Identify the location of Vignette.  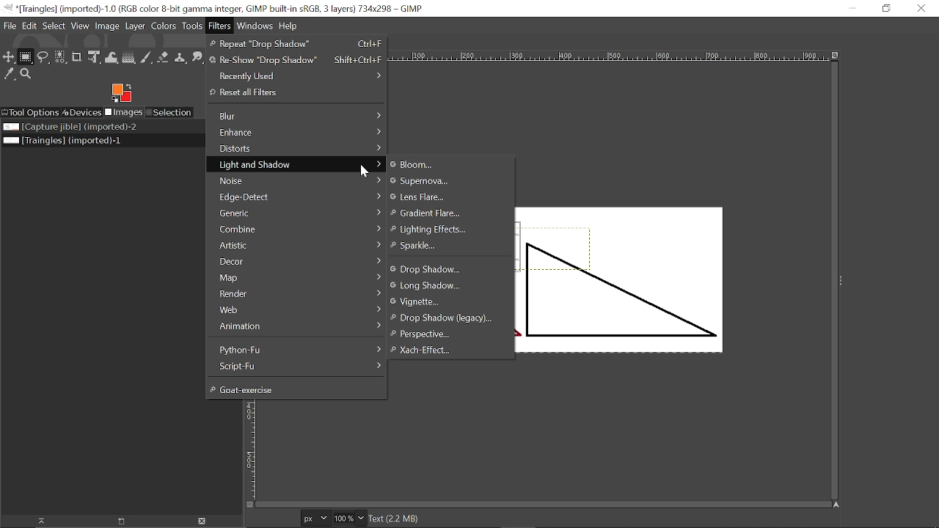
(444, 303).